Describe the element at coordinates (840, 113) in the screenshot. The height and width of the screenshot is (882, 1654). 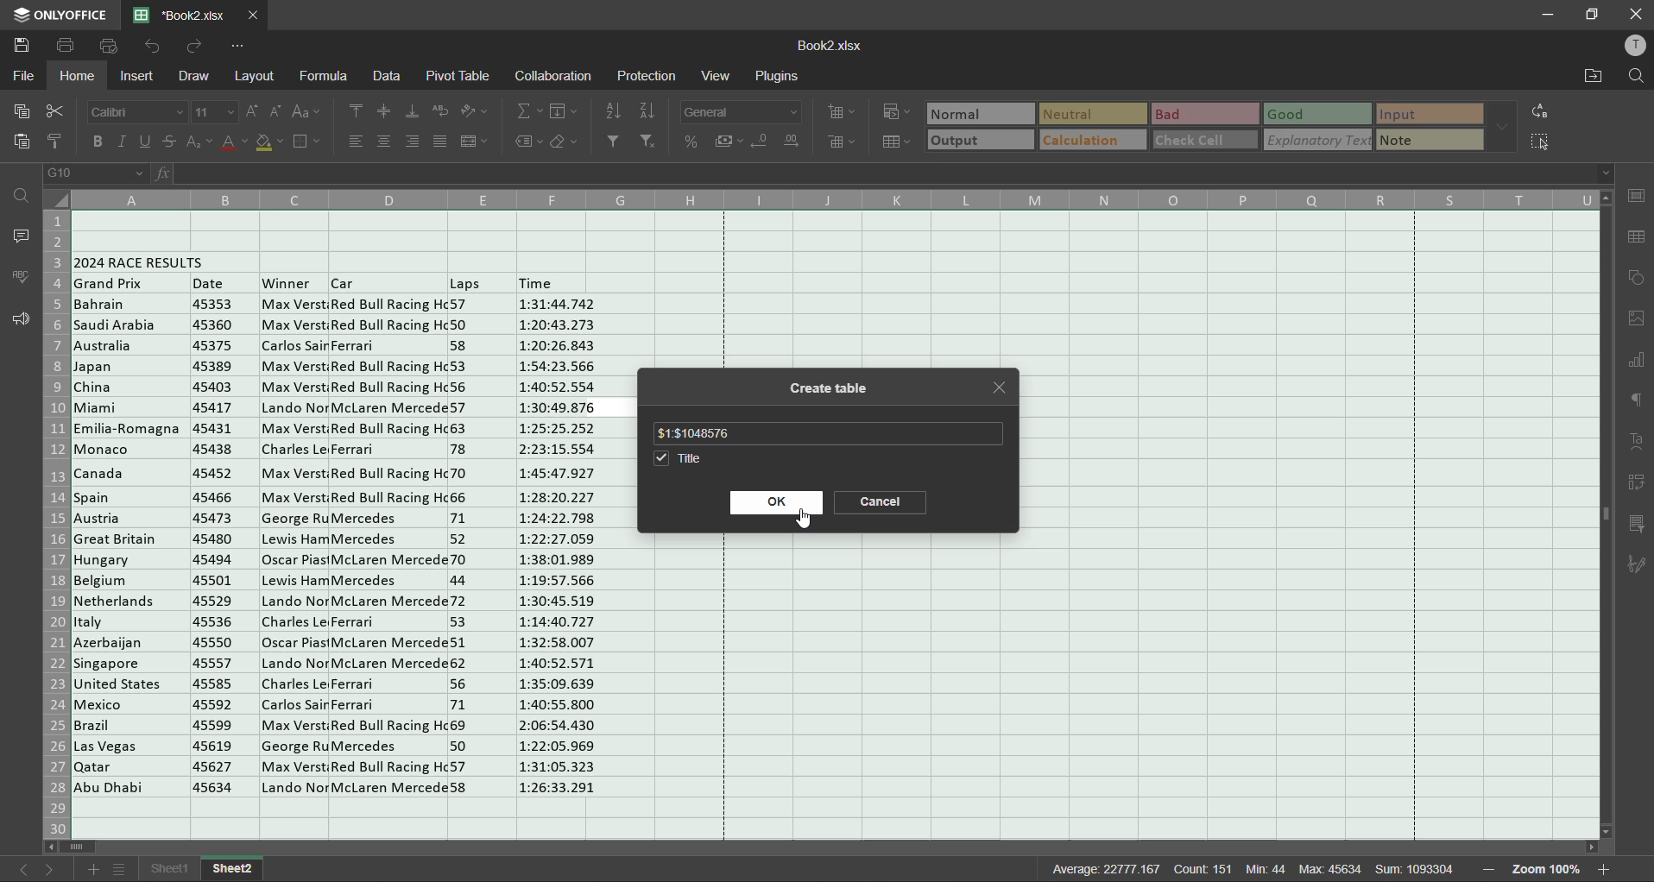
I see `insert cells` at that location.